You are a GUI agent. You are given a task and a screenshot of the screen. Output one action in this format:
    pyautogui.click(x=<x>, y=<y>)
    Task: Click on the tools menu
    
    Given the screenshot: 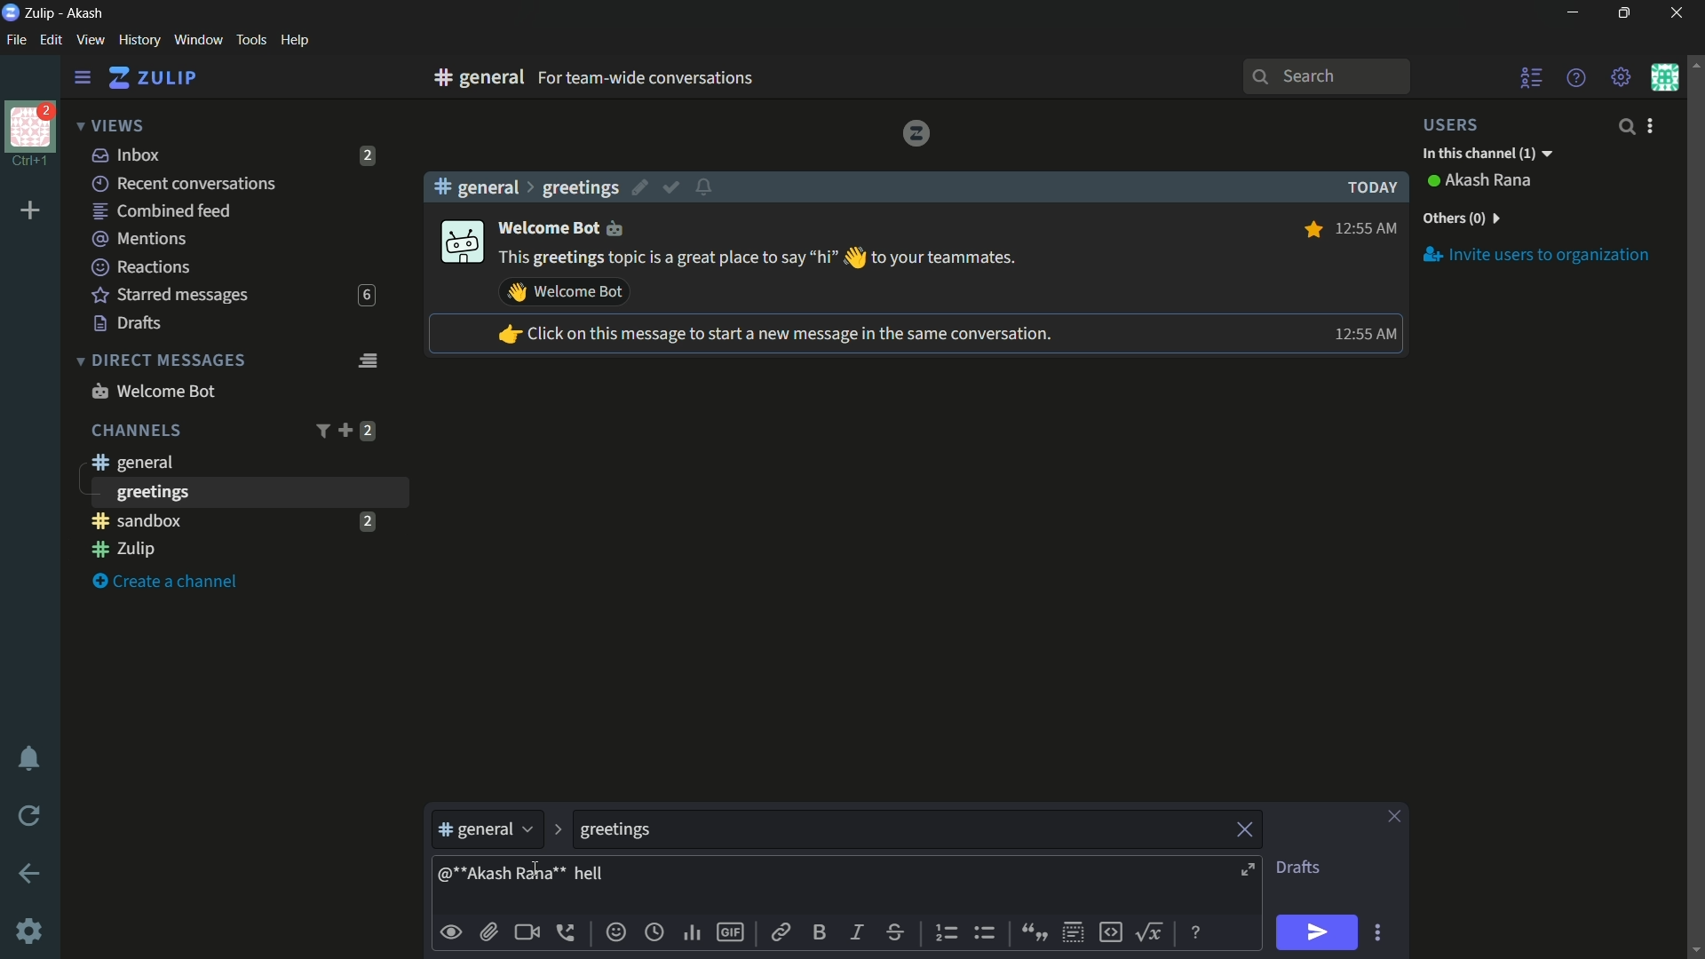 What is the action you would take?
    pyautogui.click(x=250, y=40)
    